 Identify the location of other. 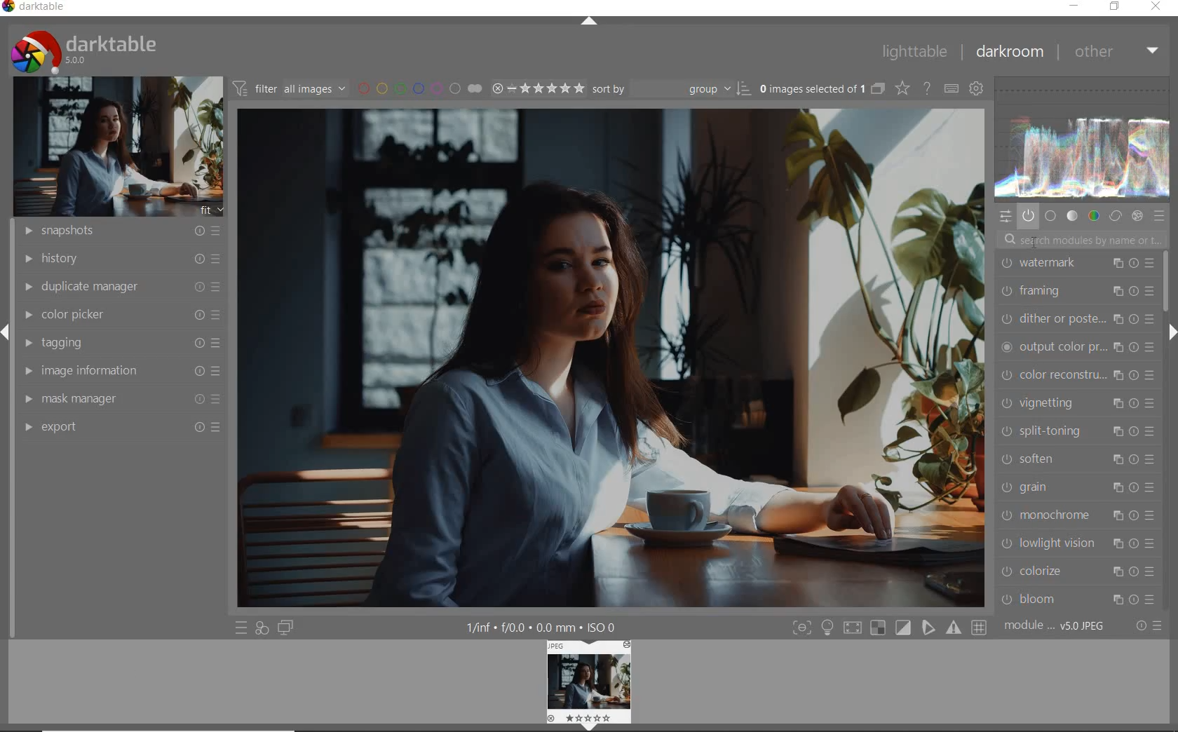
(1116, 51).